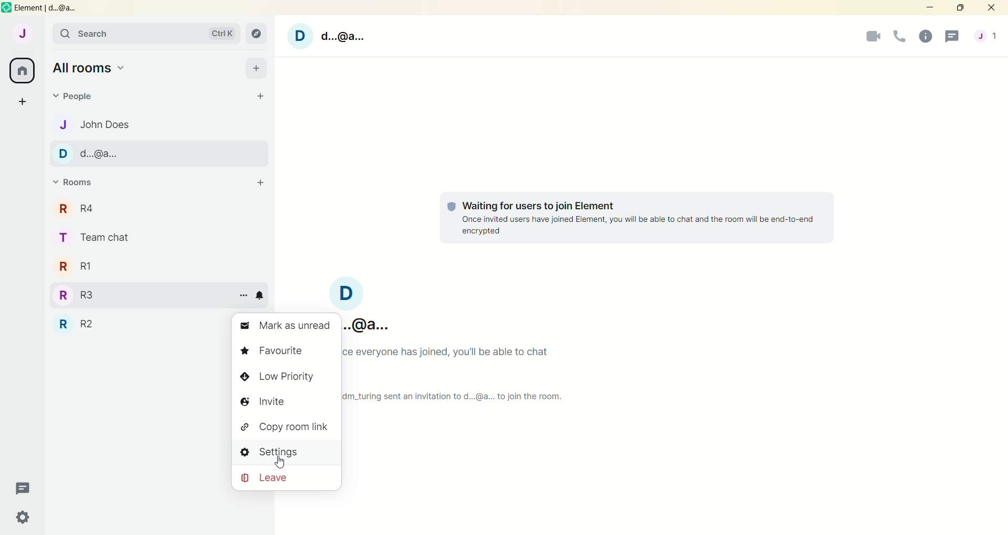 The height and width of the screenshot is (535, 1008). What do you see at coordinates (454, 352) in the screenshot?
I see `Once everyone has joined, you will be able to chat` at bounding box center [454, 352].